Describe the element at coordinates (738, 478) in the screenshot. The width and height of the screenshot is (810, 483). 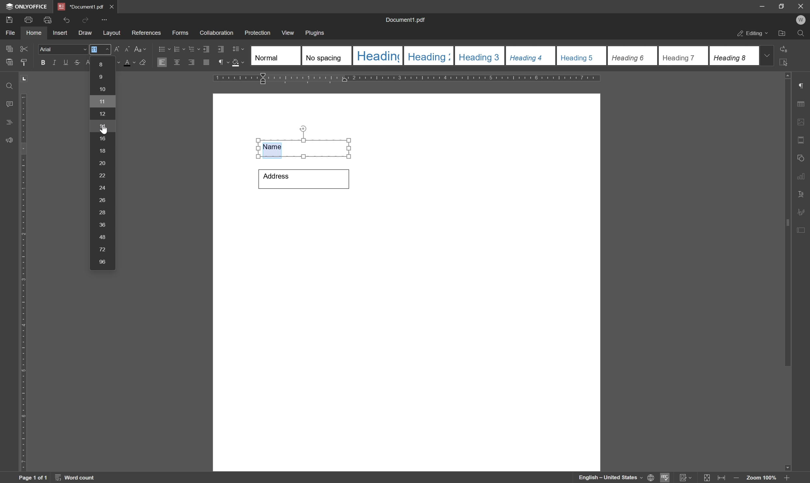
I see `zoom out` at that location.